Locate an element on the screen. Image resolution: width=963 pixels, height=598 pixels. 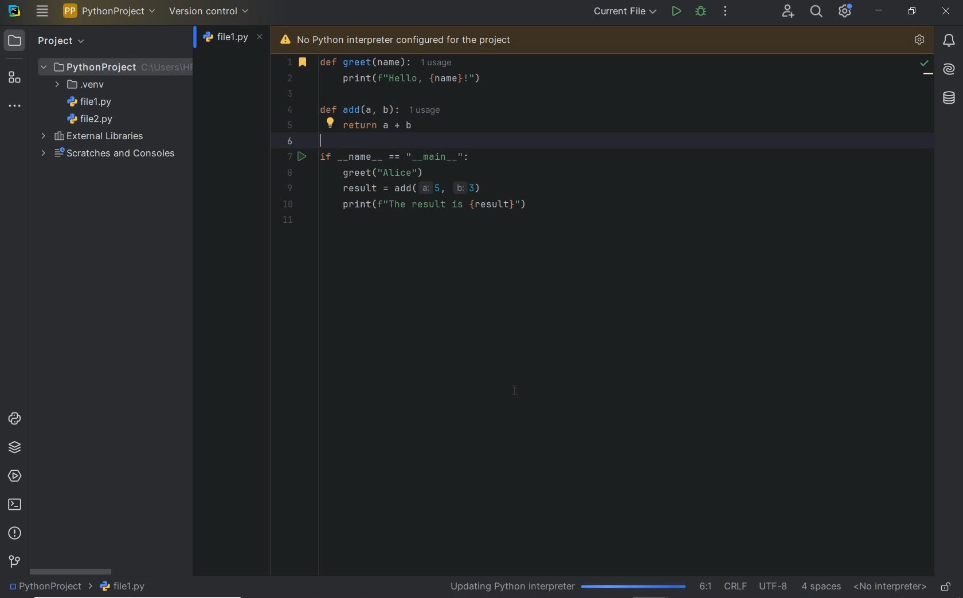
Project is located at coordinates (116, 66).